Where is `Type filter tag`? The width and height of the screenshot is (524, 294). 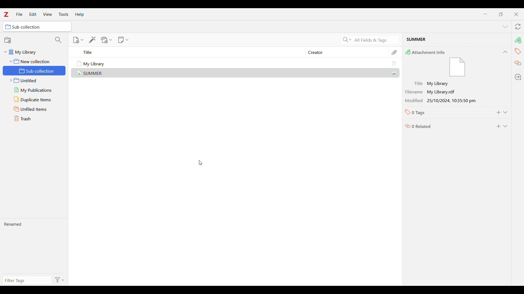 Type filter tag is located at coordinates (26, 280).